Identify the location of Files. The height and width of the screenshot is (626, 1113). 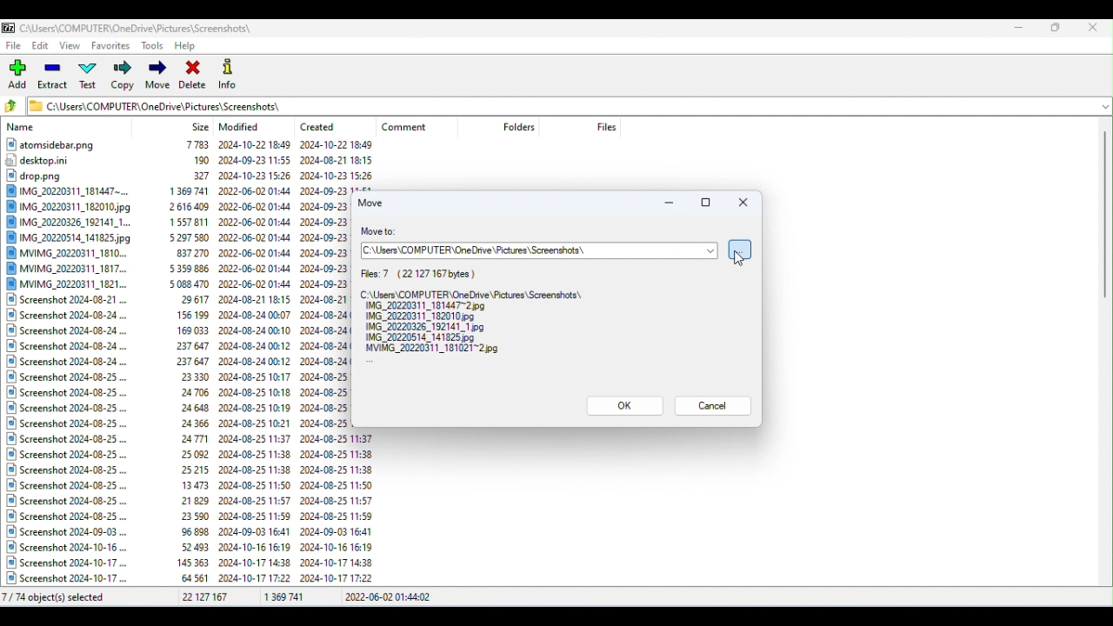
(477, 311).